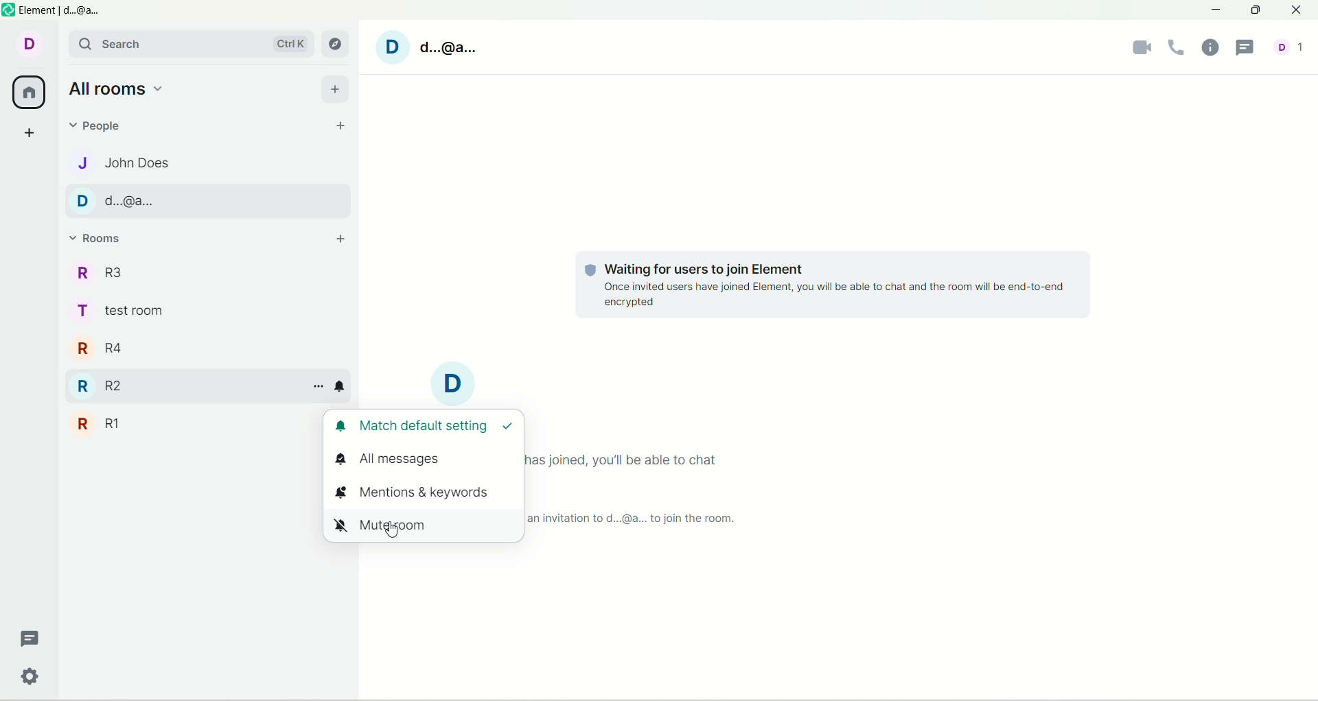  What do you see at coordinates (117, 88) in the screenshot?
I see `all rooms` at bounding box center [117, 88].